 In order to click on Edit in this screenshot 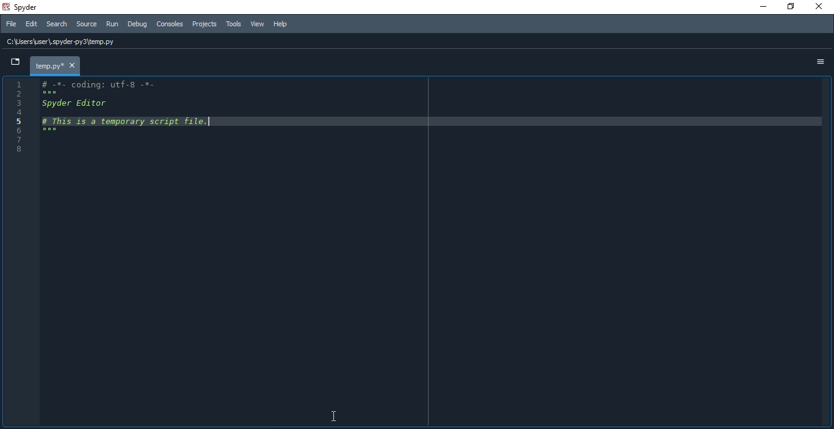, I will do `click(31, 25)`.